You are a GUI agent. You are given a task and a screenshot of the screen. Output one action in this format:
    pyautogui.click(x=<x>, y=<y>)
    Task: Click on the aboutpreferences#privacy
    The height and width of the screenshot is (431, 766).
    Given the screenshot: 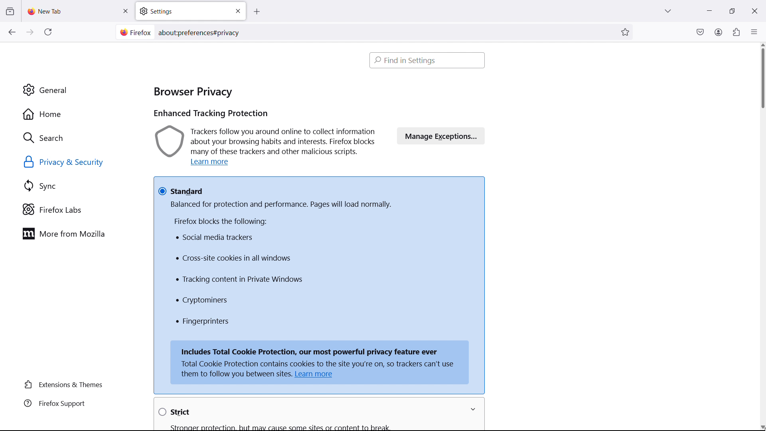 What is the action you would take?
    pyautogui.click(x=202, y=31)
    